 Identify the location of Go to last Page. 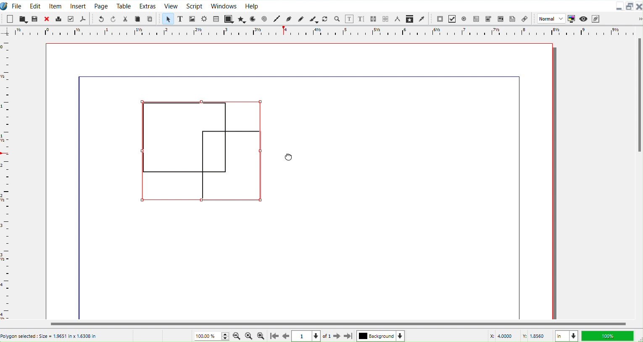
(349, 337).